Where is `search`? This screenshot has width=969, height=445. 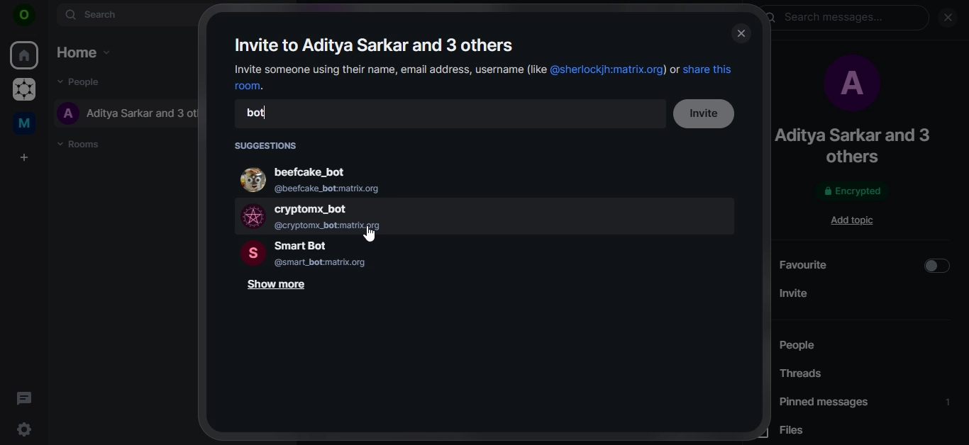
search is located at coordinates (125, 15).